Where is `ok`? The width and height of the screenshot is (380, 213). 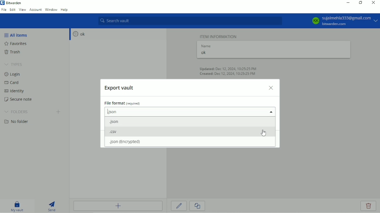
ok is located at coordinates (78, 34).